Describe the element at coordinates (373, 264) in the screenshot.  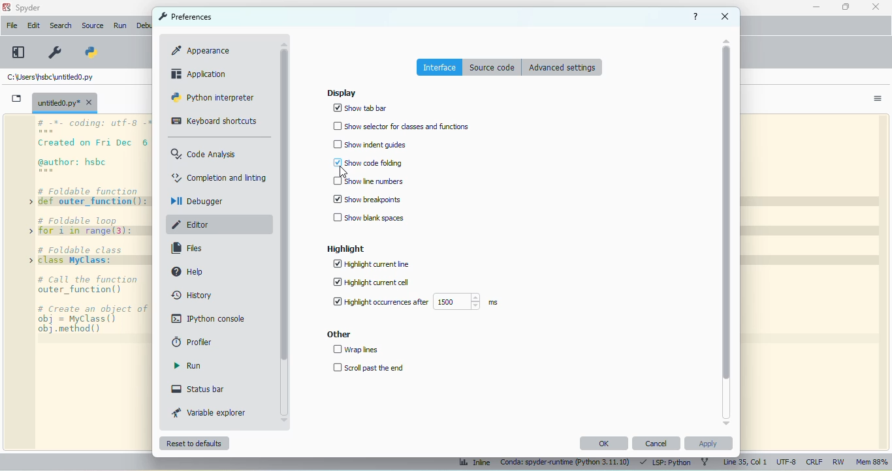
I see `highlight current line` at that location.